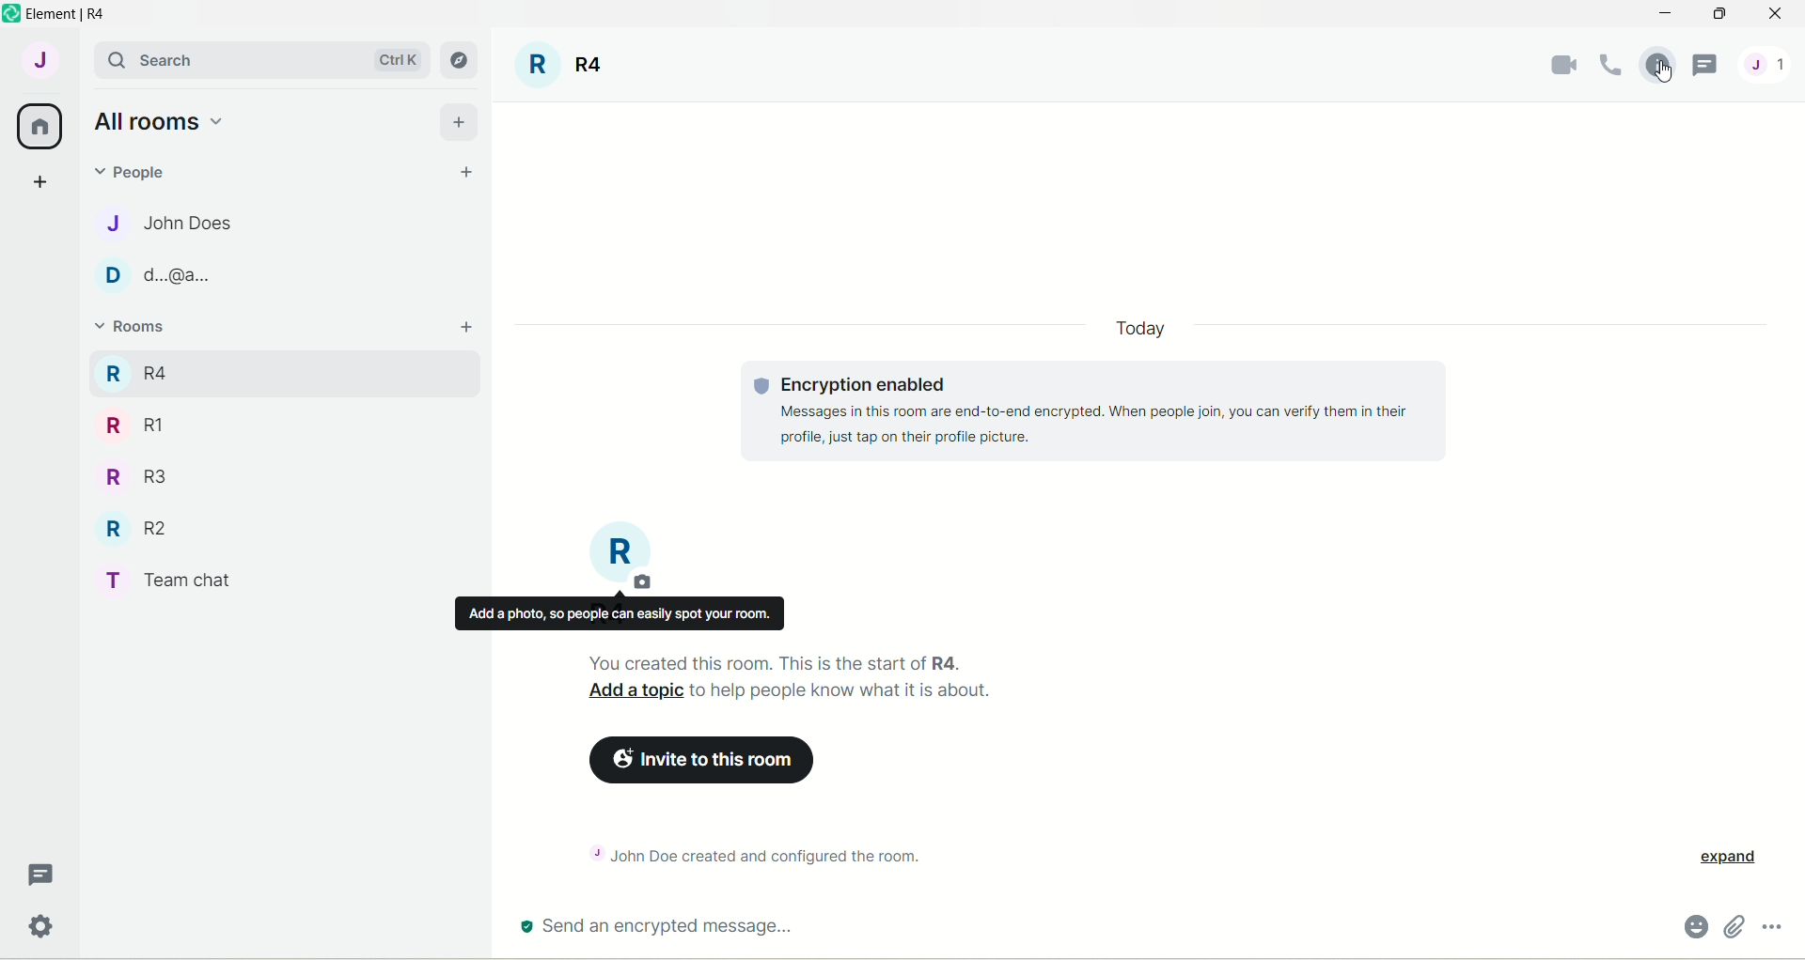  What do you see at coordinates (131, 474) in the screenshot?
I see `R R3` at bounding box center [131, 474].